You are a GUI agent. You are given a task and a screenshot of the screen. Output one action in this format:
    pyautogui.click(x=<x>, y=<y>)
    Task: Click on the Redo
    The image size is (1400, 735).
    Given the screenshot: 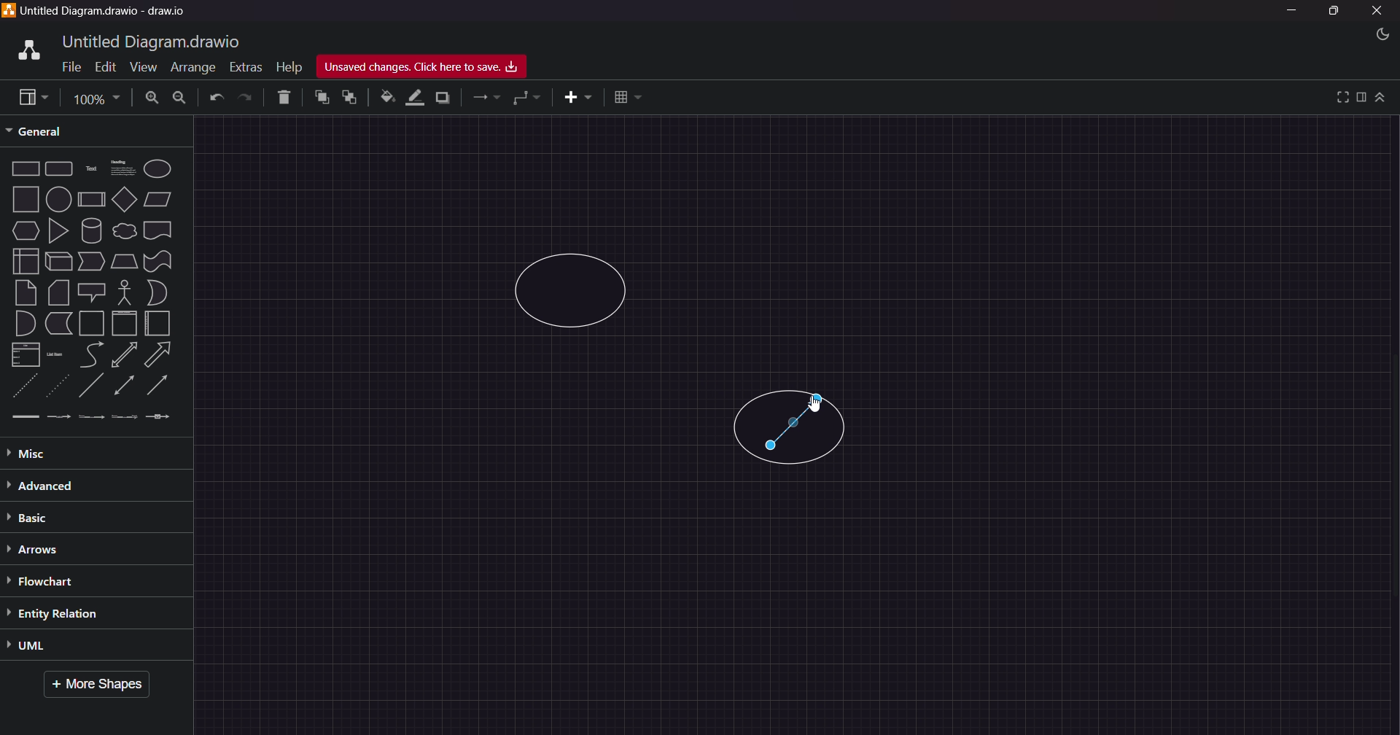 What is the action you would take?
    pyautogui.click(x=247, y=98)
    